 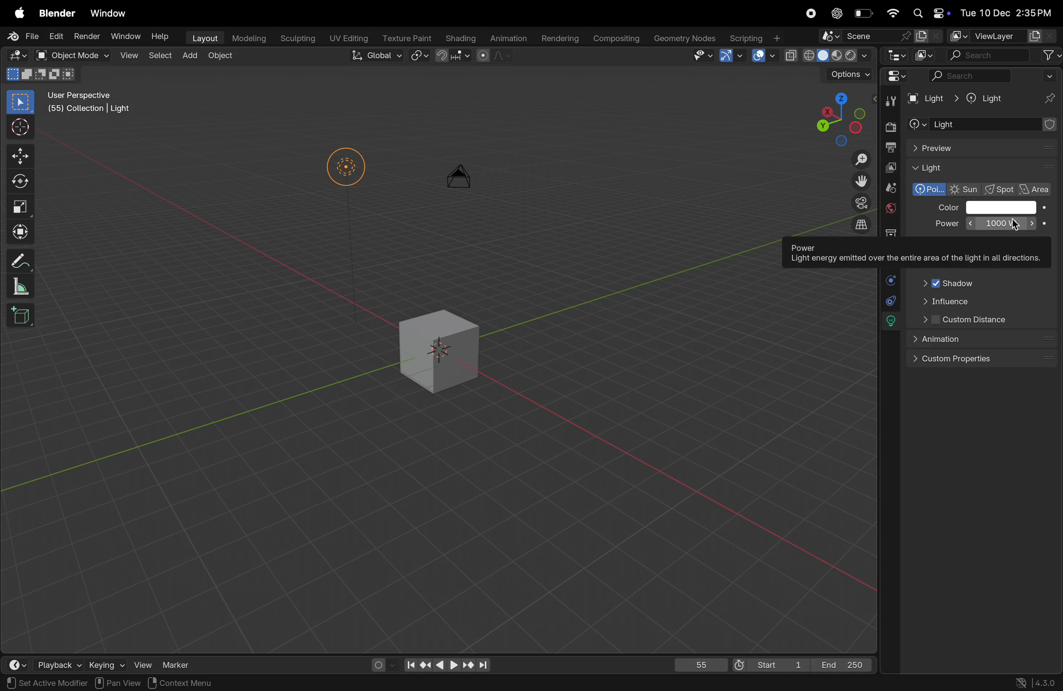 I want to click on area, so click(x=1037, y=188).